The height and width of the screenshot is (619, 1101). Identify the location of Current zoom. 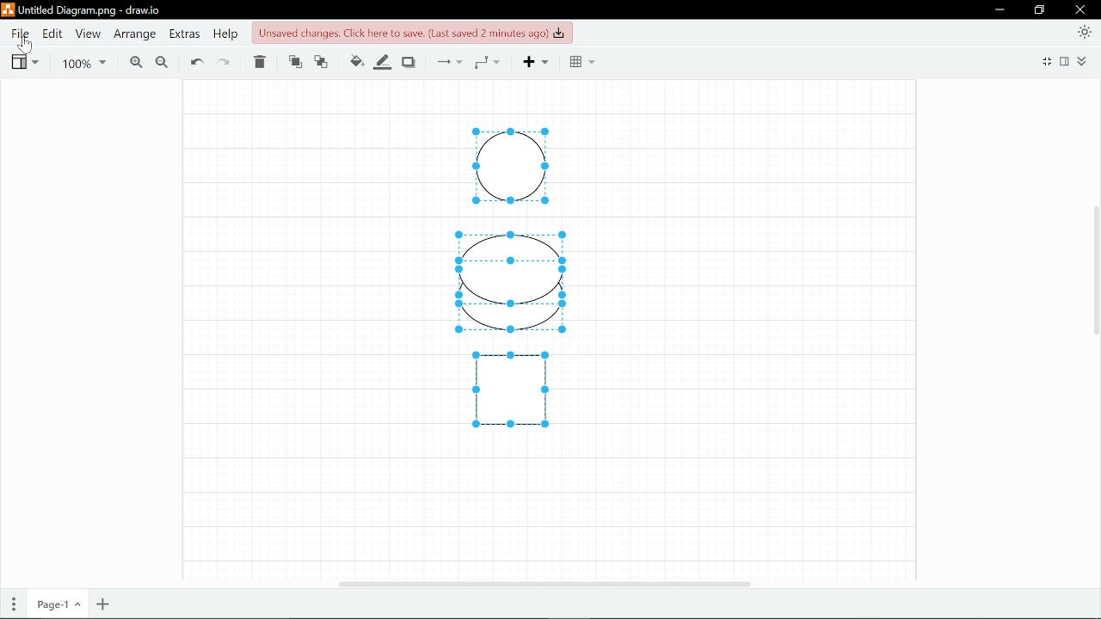
(83, 64).